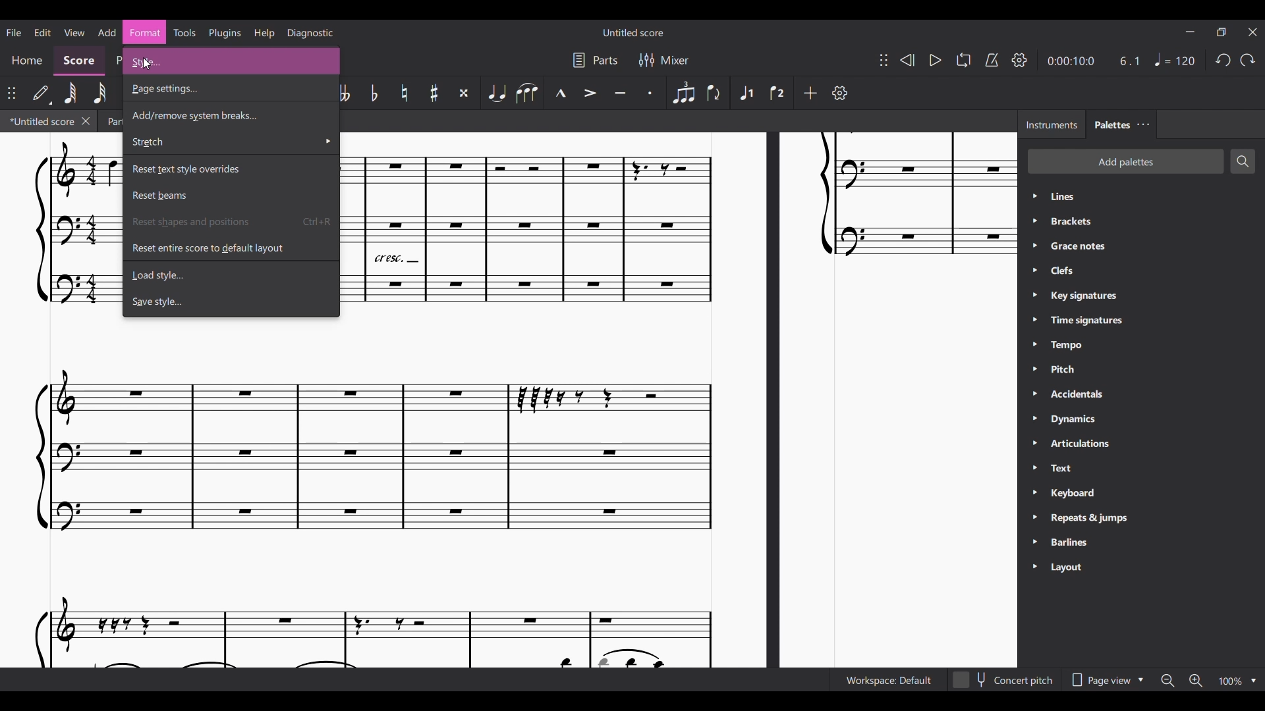 Image resolution: width=1265 pixels, height=711 pixels. What do you see at coordinates (888, 680) in the screenshot?
I see `Current workspace setting` at bounding box center [888, 680].